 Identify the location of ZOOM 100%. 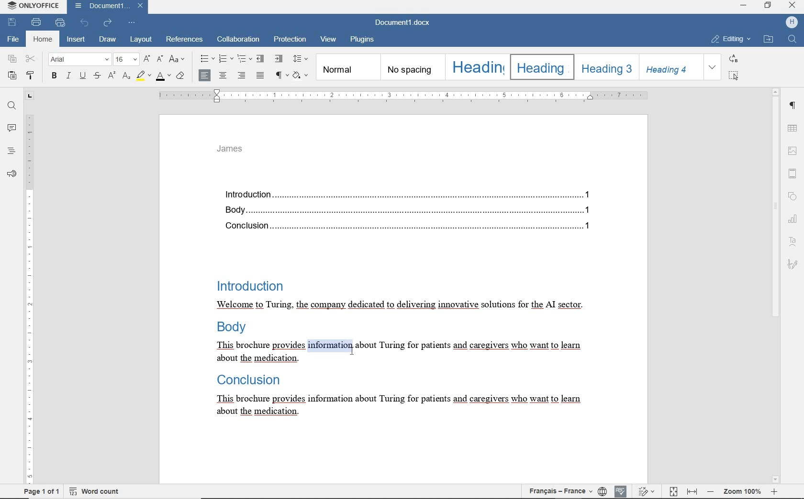
(741, 490).